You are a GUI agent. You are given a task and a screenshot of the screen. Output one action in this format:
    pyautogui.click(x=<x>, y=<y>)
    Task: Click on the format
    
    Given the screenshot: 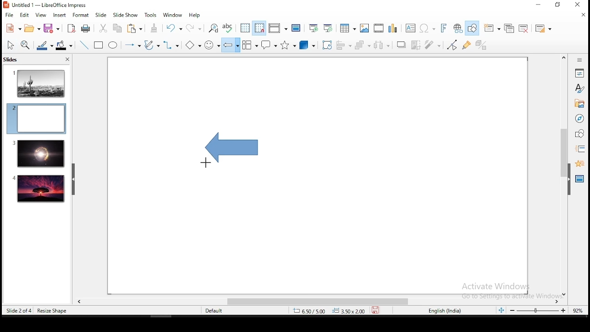 What is the action you would take?
    pyautogui.click(x=80, y=15)
    